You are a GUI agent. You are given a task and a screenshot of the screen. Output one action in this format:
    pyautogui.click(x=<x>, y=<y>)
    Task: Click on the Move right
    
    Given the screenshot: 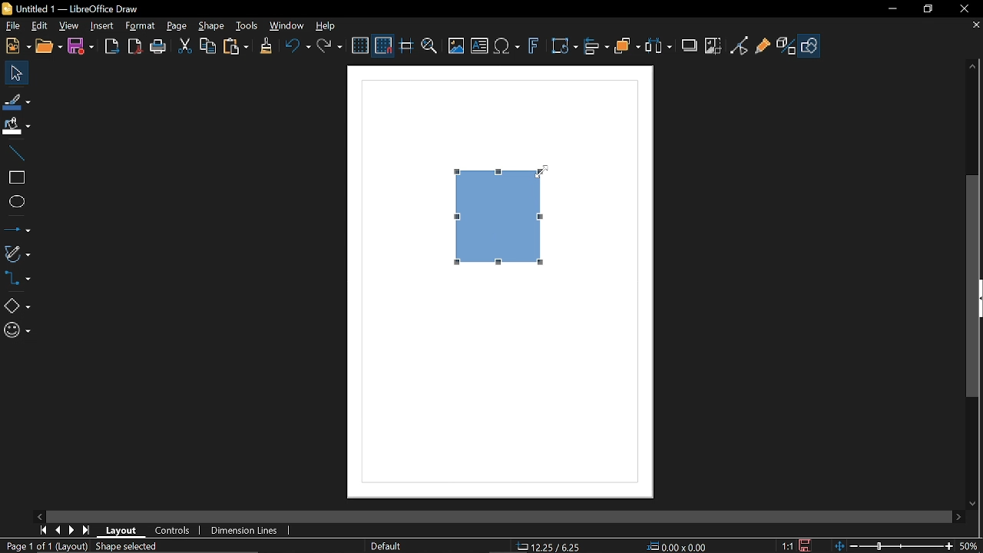 What is the action you would take?
    pyautogui.click(x=958, y=516)
    